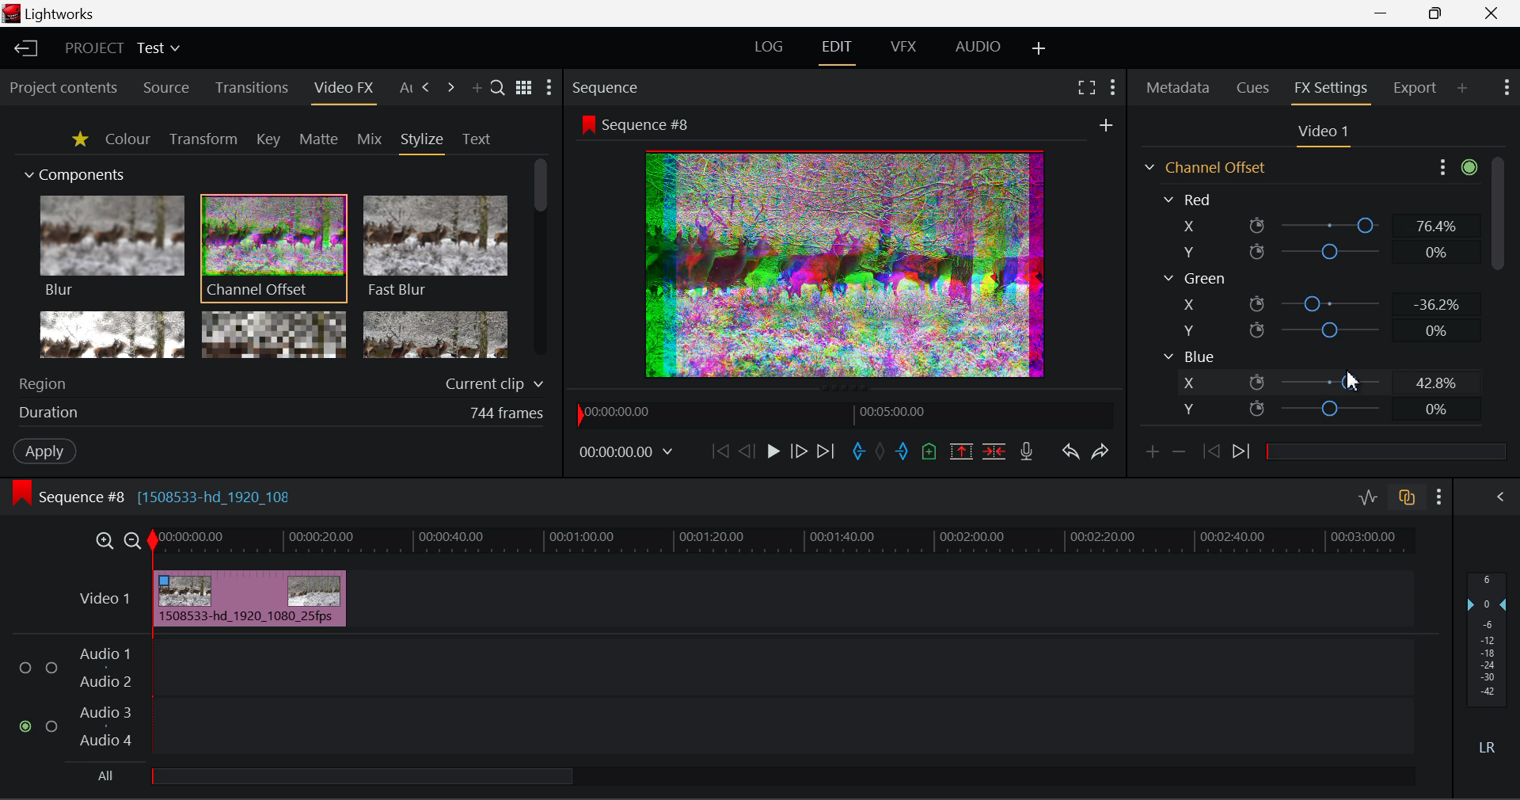  What do you see at coordinates (60, 14) in the screenshot?
I see `Window Title` at bounding box center [60, 14].